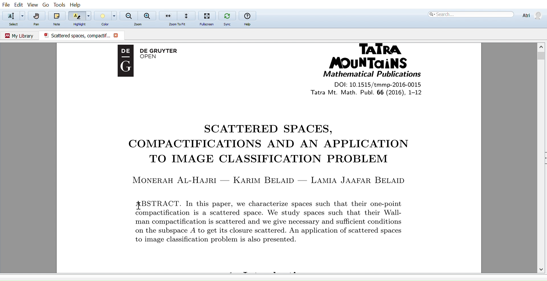  What do you see at coordinates (205, 24) in the screenshot?
I see `Fullscreen` at bounding box center [205, 24].